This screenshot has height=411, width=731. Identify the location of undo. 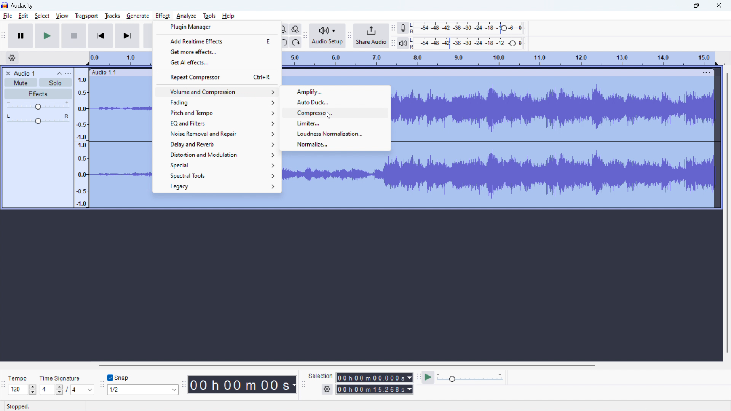
(284, 42).